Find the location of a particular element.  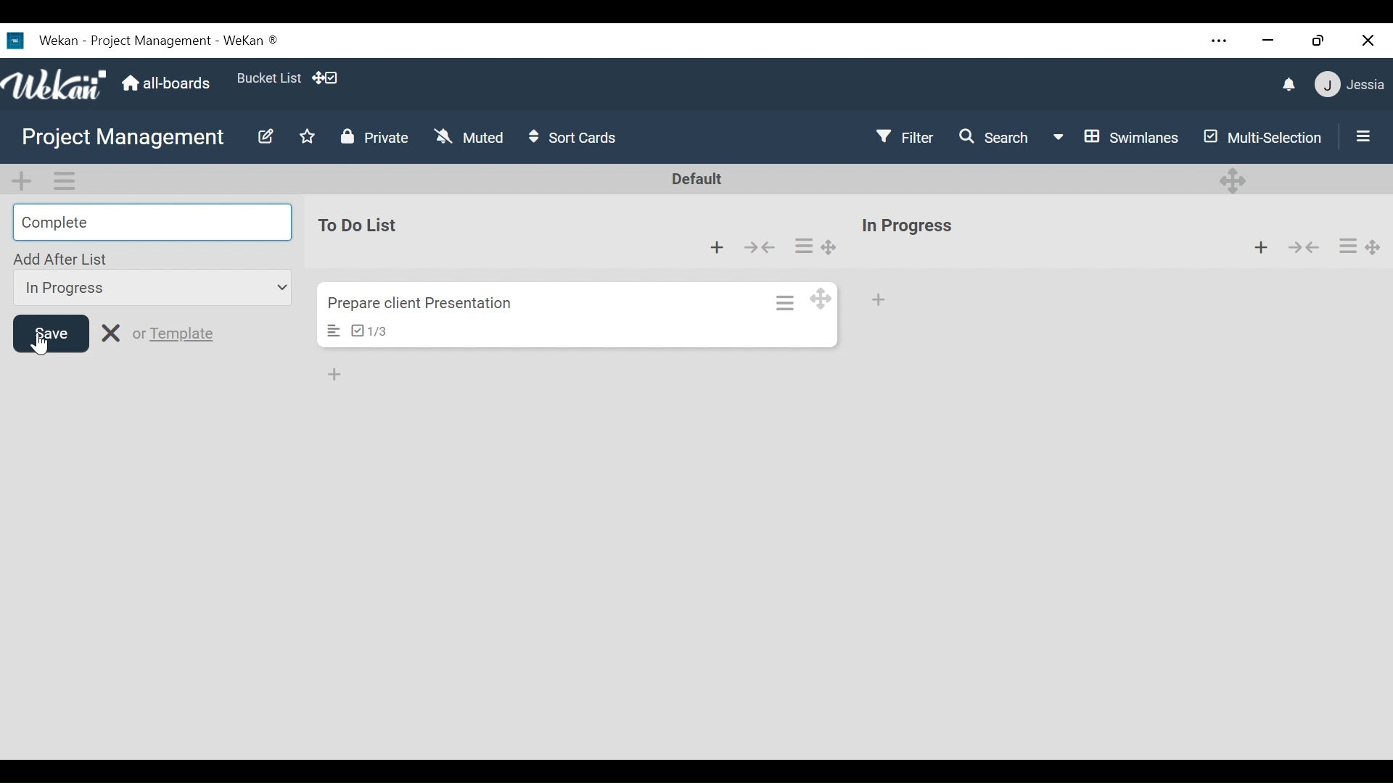

Cursor is located at coordinates (37, 340).